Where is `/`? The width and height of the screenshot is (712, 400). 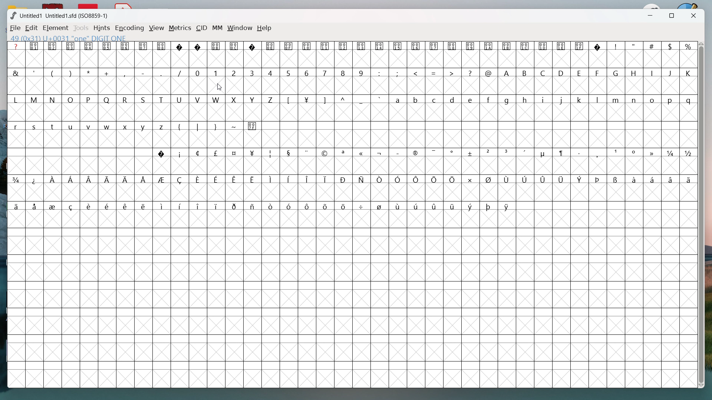 / is located at coordinates (181, 72).